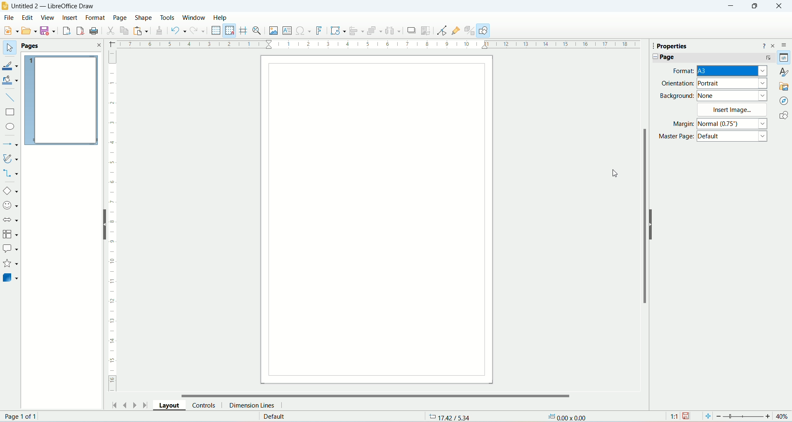 This screenshot has width=792, height=422. What do you see at coordinates (230, 30) in the screenshot?
I see `snap to grid` at bounding box center [230, 30].